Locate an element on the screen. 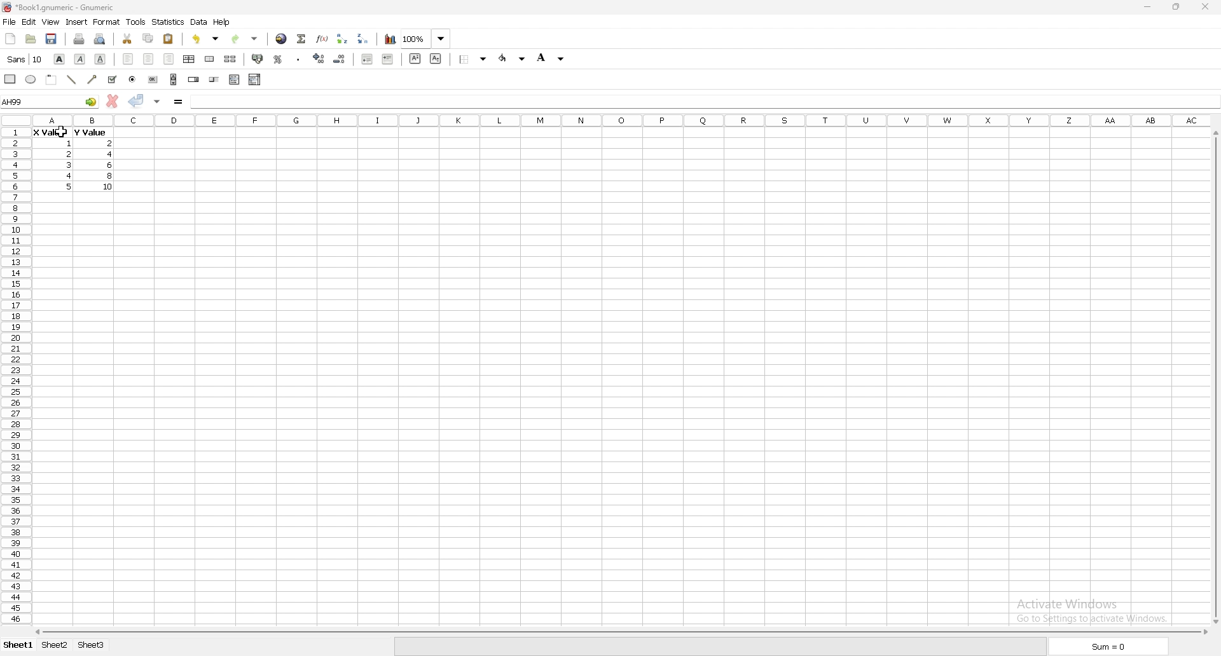  view is located at coordinates (50, 22).